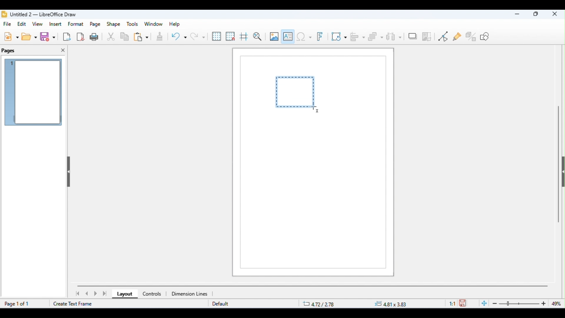  What do you see at coordinates (132, 24) in the screenshot?
I see `tools` at bounding box center [132, 24].